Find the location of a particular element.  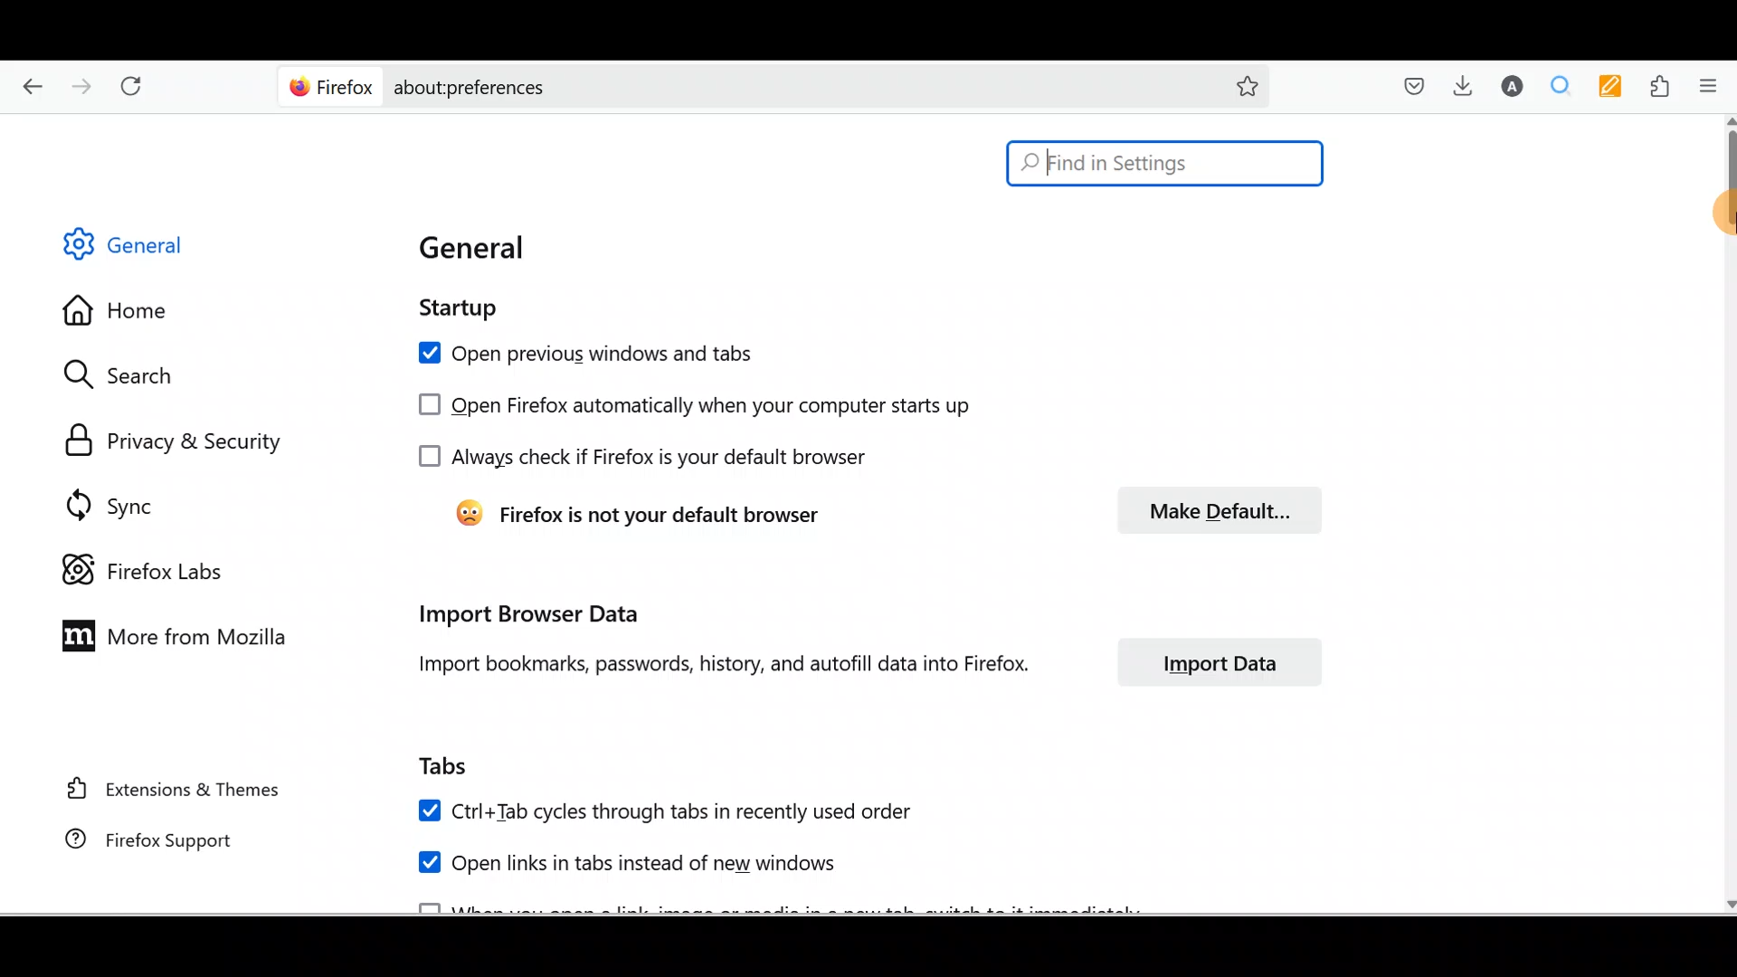

Bookmark this page is located at coordinates (1248, 84).